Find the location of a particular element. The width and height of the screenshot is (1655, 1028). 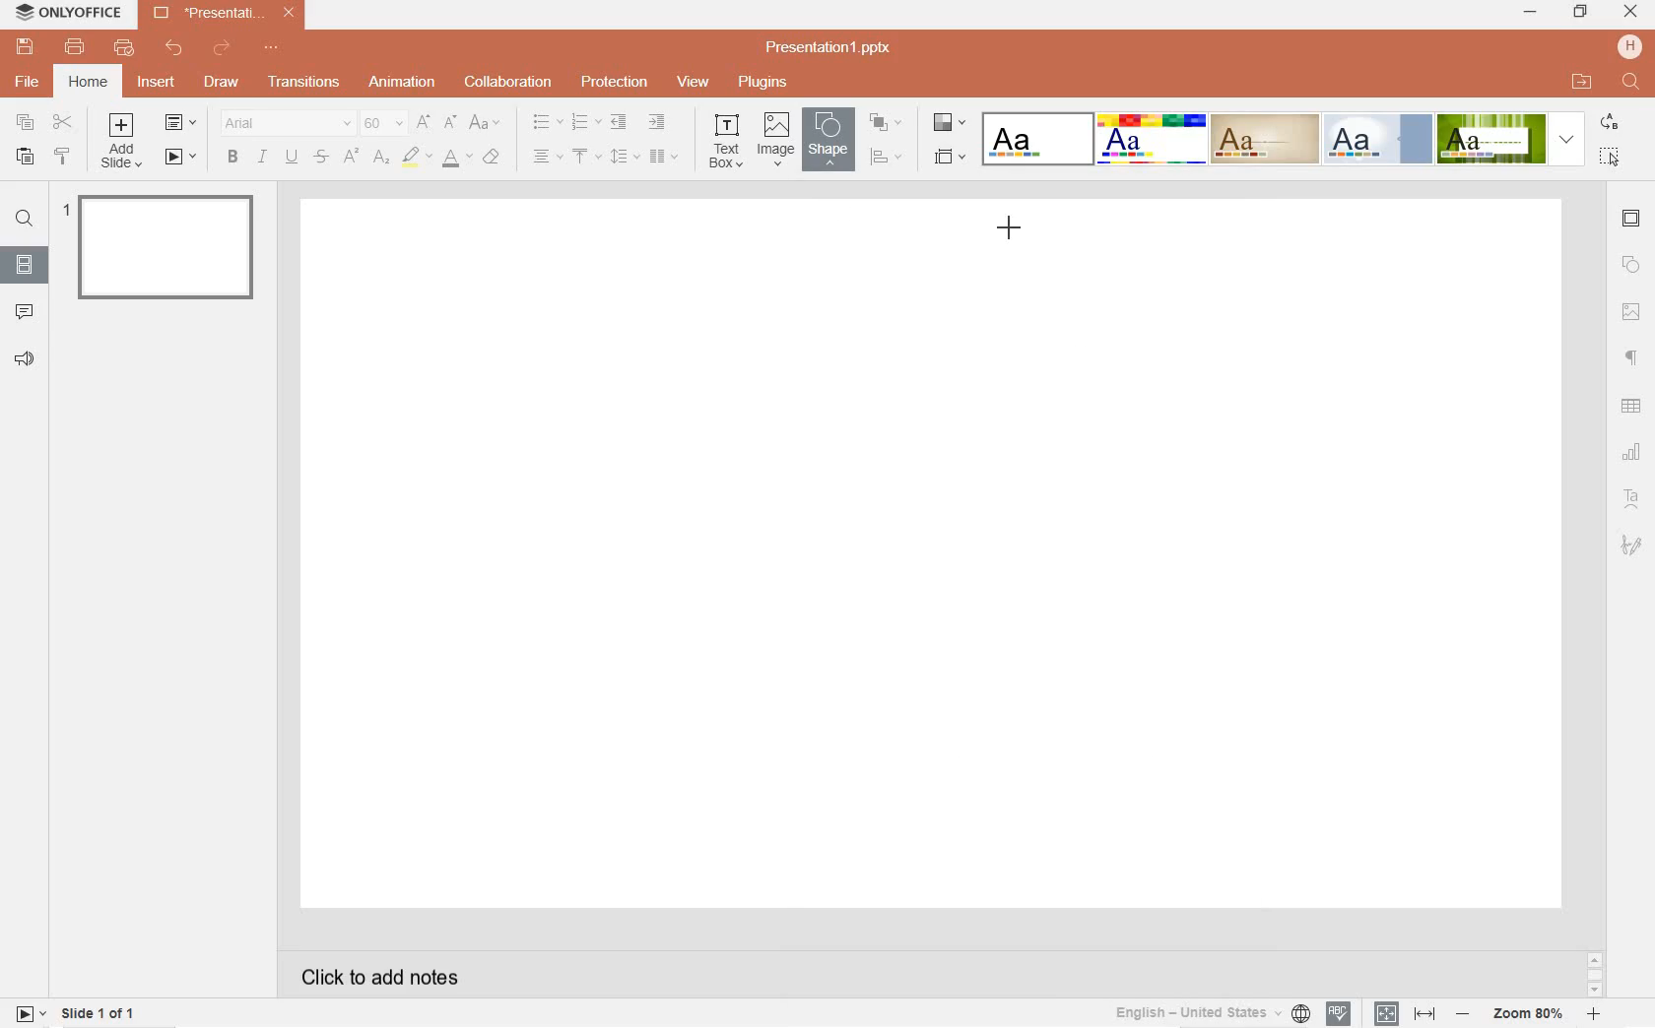

signature is located at coordinates (1632, 545).